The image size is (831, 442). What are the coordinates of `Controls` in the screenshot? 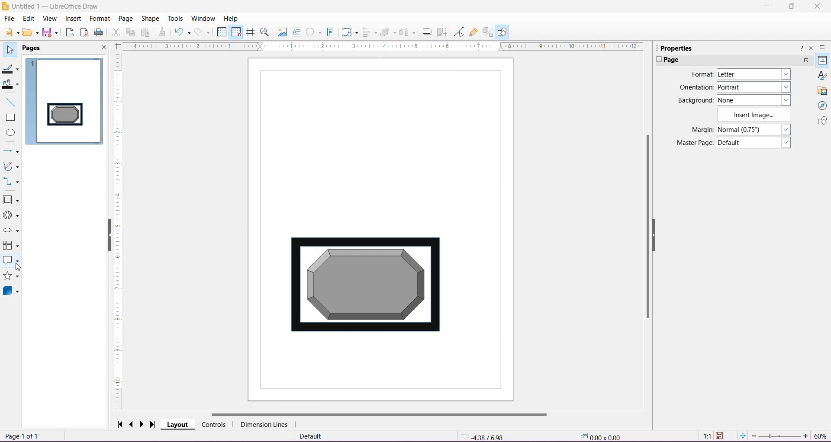 It's located at (214, 424).